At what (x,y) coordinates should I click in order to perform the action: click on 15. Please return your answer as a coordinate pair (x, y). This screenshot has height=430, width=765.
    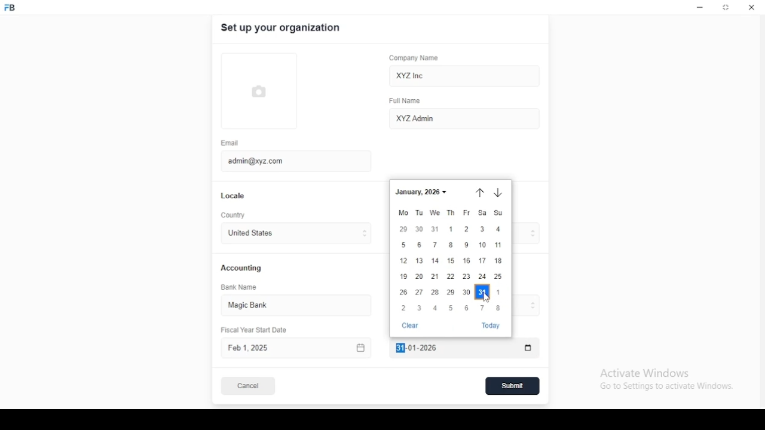
    Looking at the image, I should click on (451, 261).